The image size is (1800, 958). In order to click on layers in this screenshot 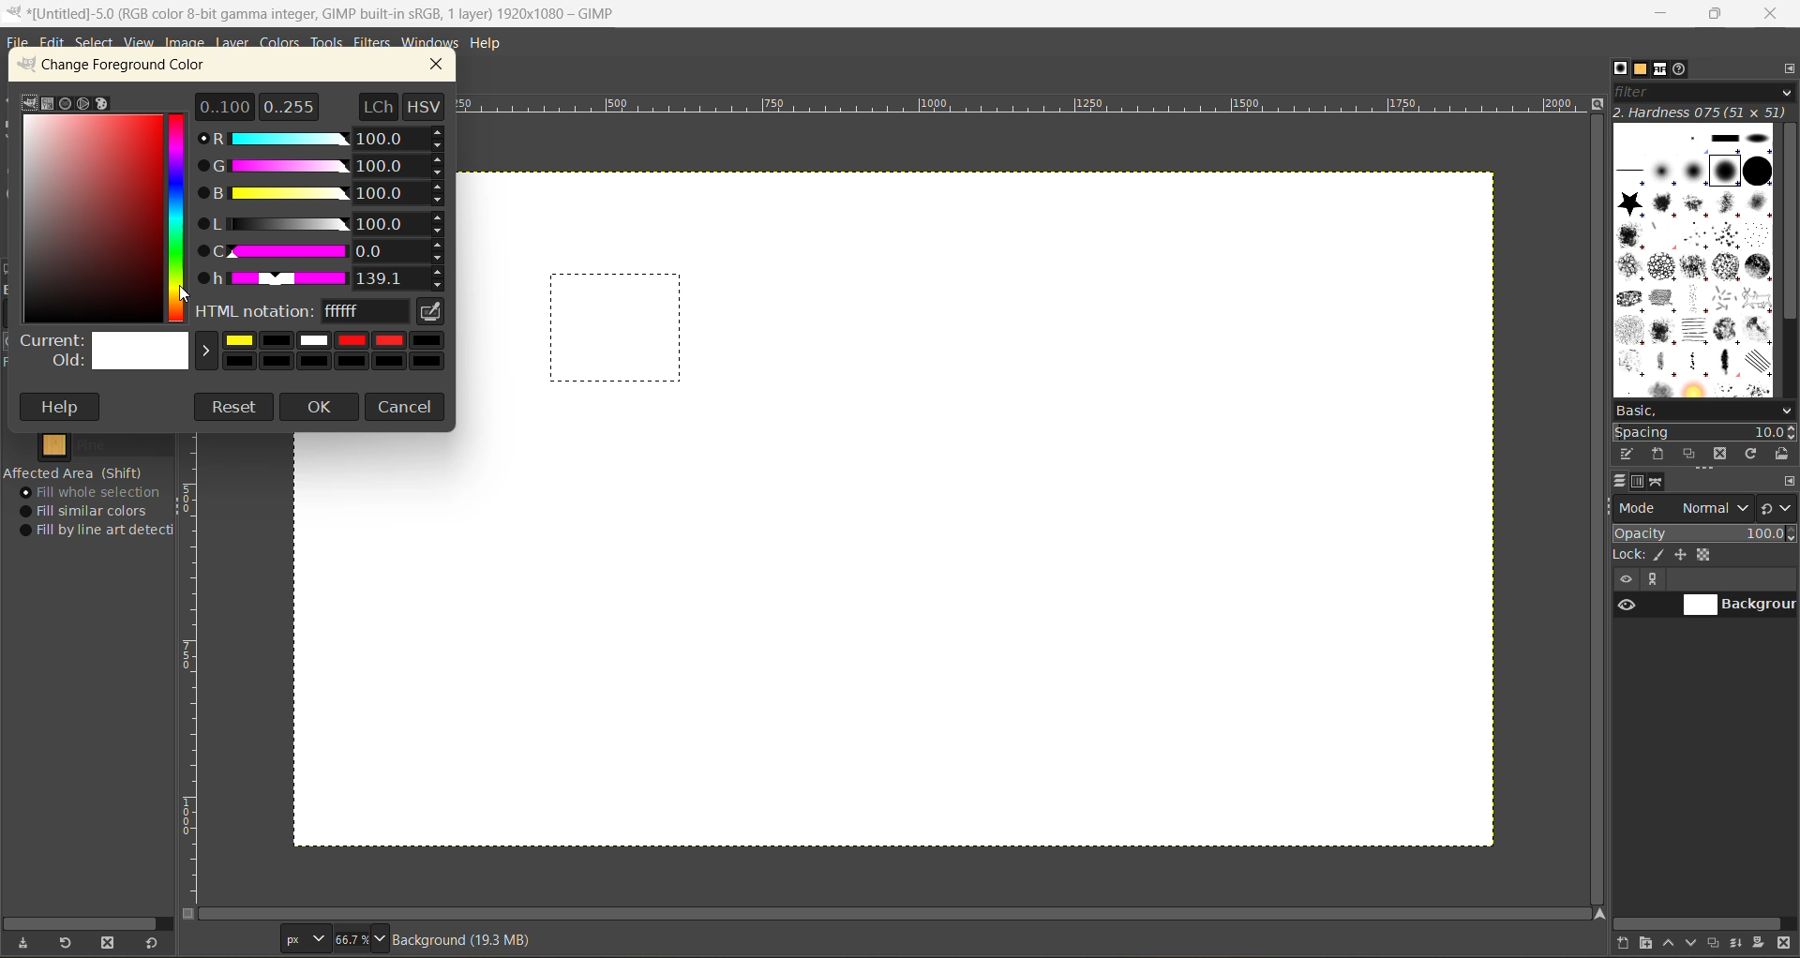, I will do `click(1623, 484)`.